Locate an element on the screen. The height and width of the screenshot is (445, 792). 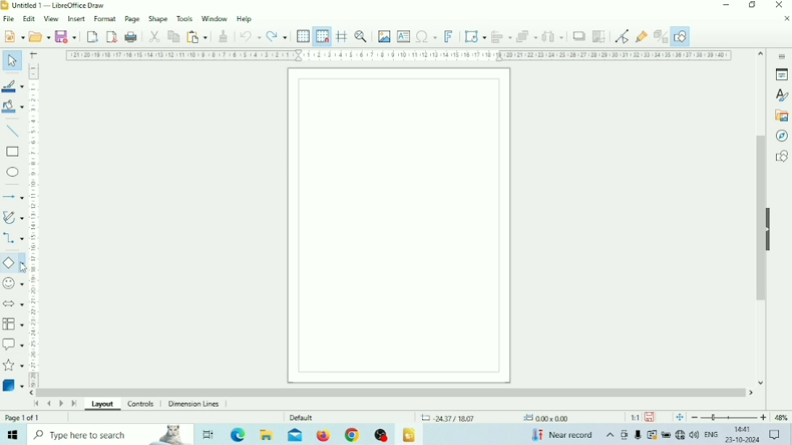
Google Chrome is located at coordinates (351, 435).